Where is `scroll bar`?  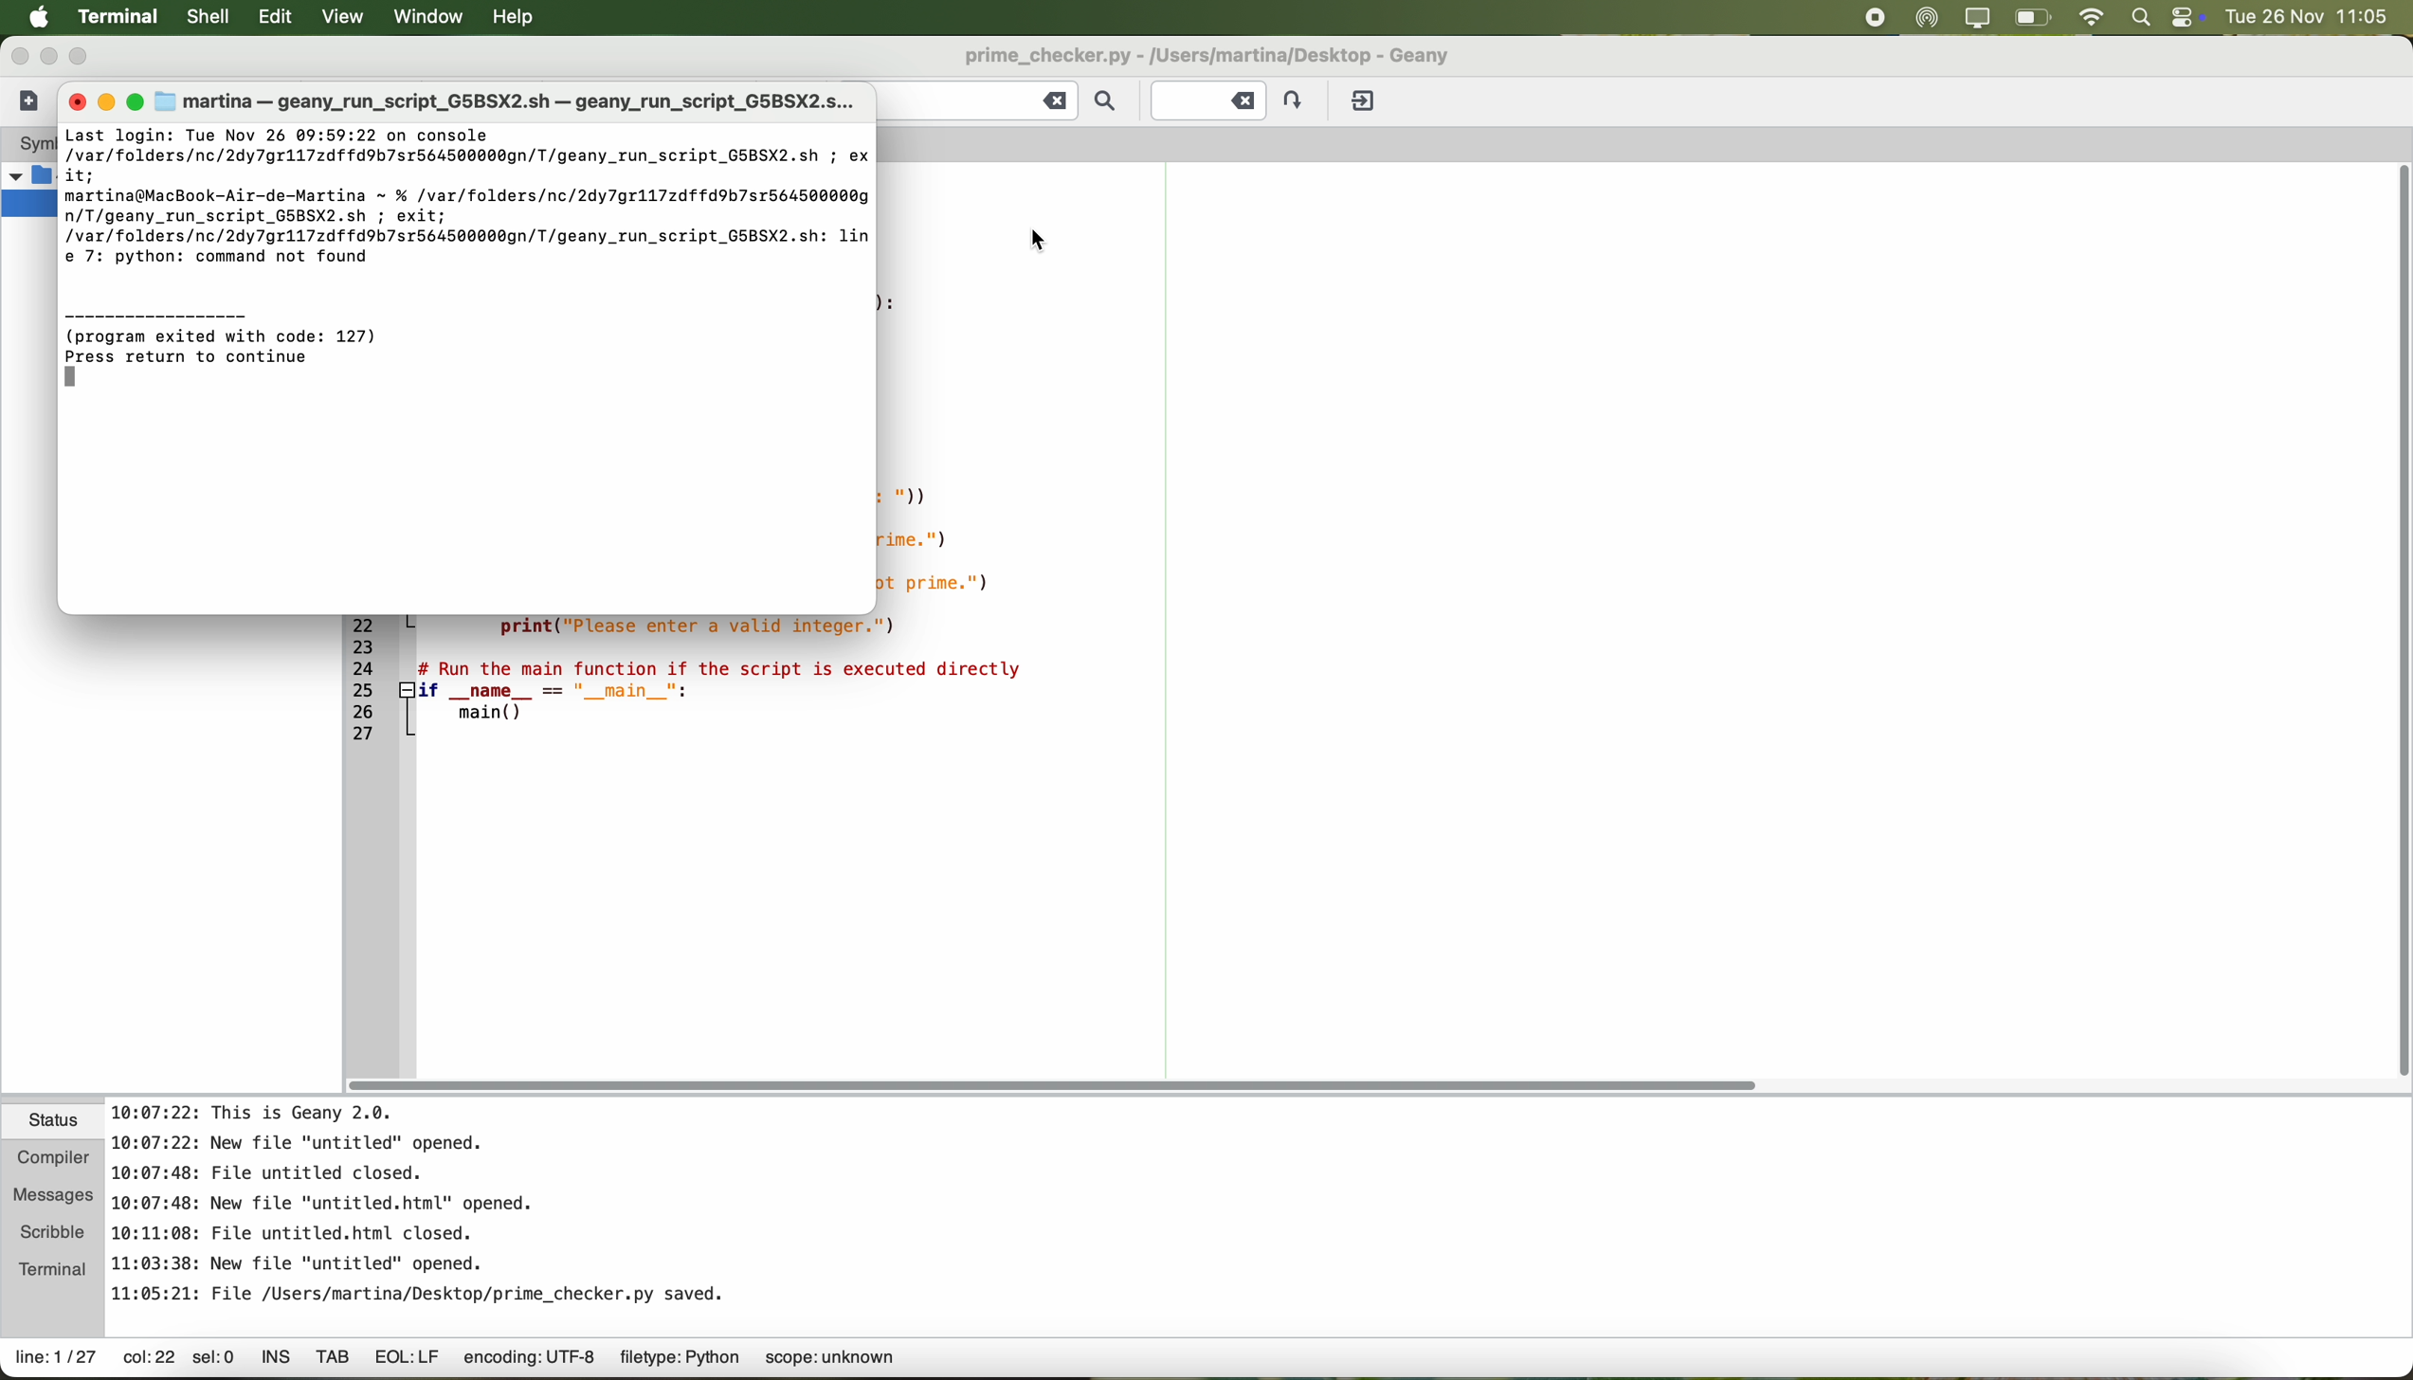 scroll bar is located at coordinates (2382, 622).